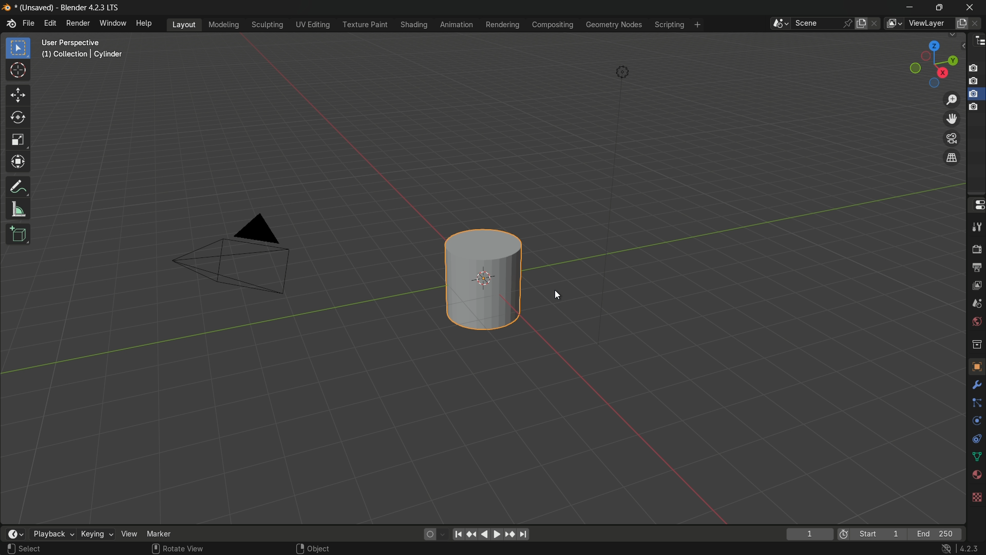 This screenshot has width=986, height=555. What do you see at coordinates (427, 534) in the screenshot?
I see `auto keying` at bounding box center [427, 534].